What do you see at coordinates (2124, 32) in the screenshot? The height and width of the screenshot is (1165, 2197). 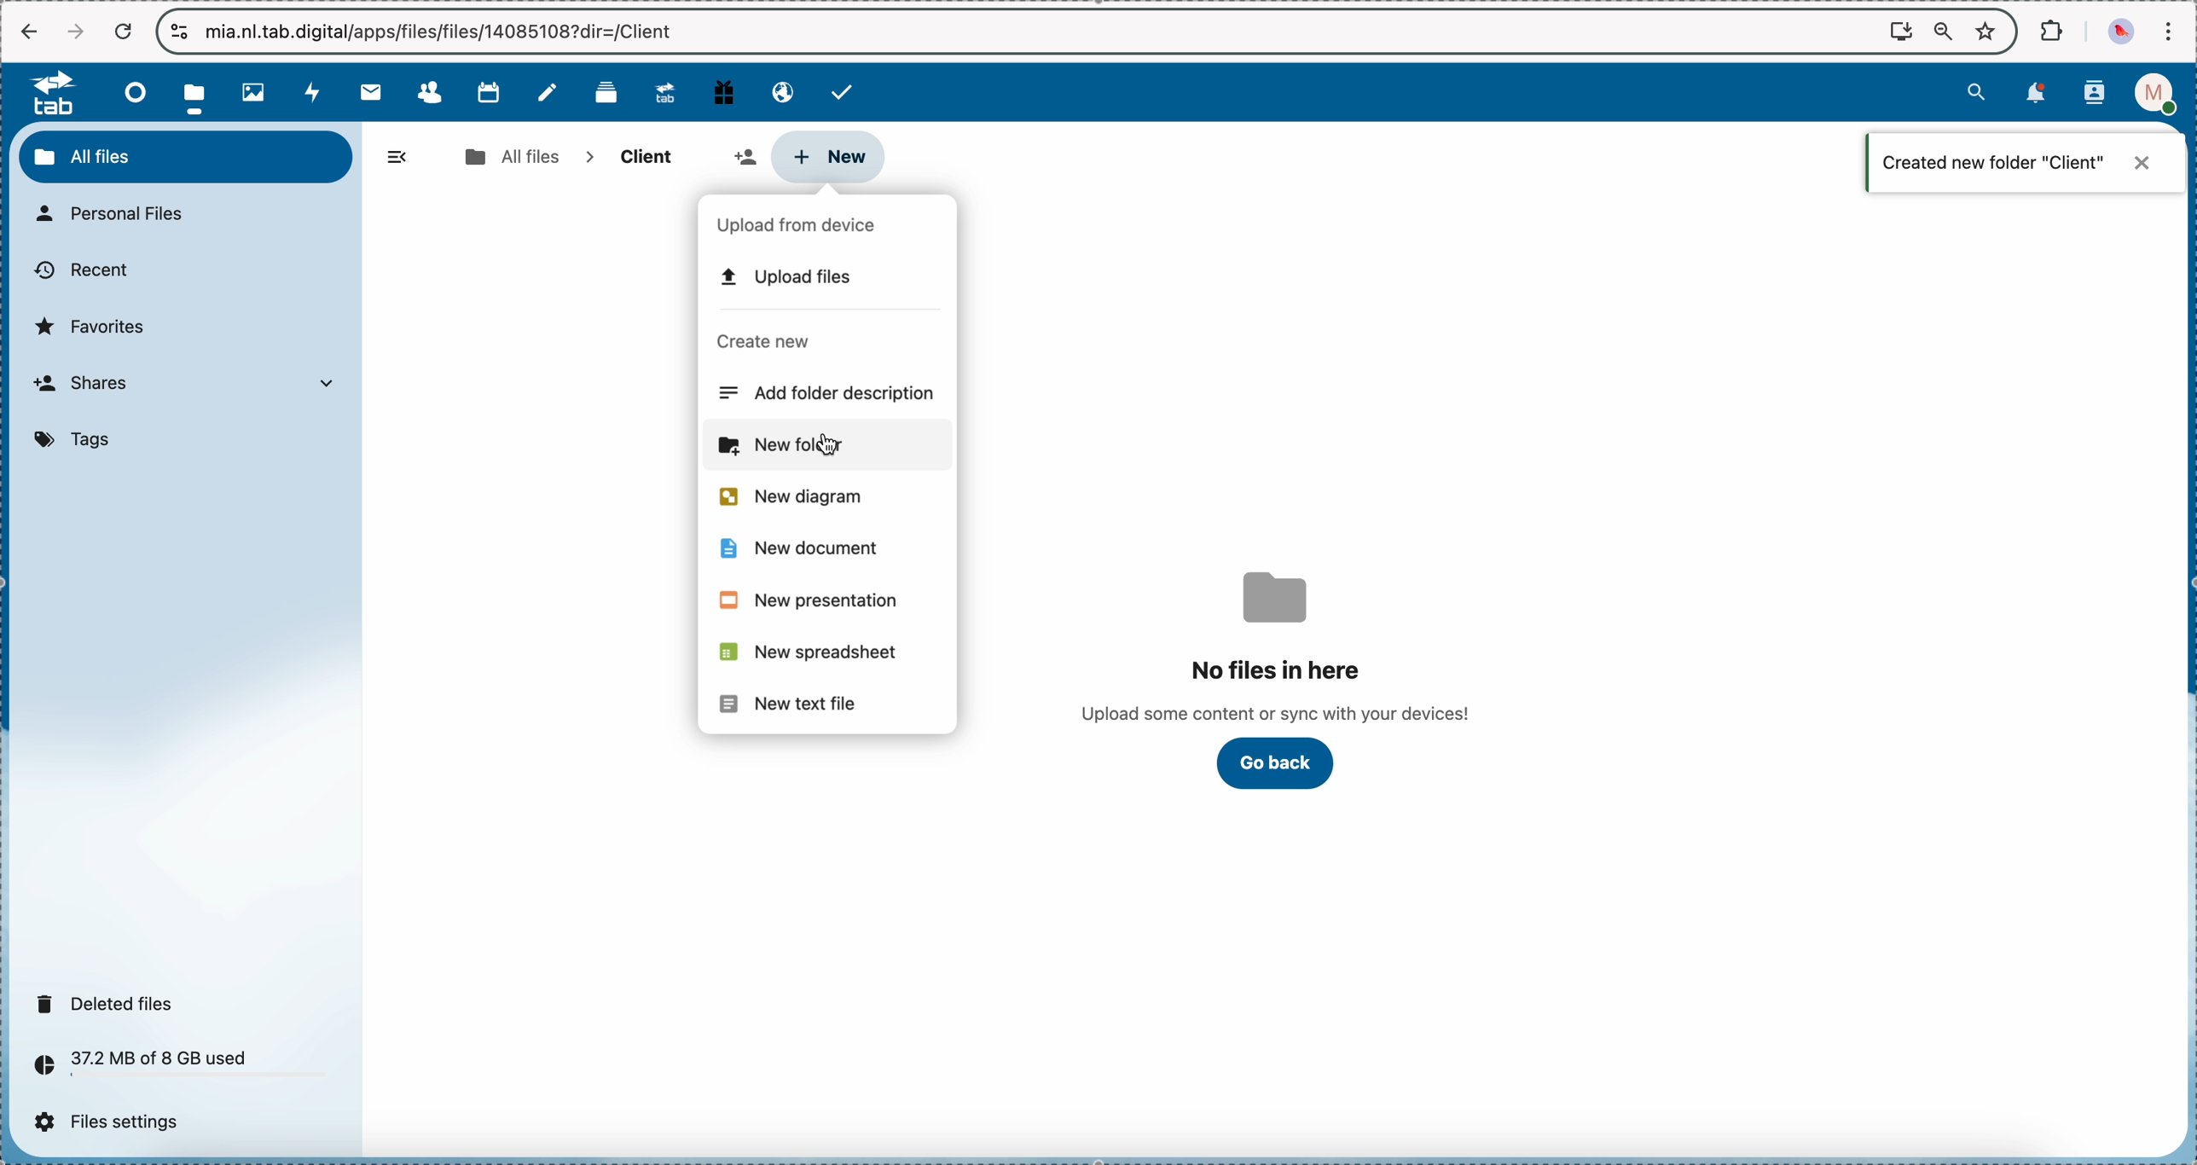 I see `profile picture` at bounding box center [2124, 32].